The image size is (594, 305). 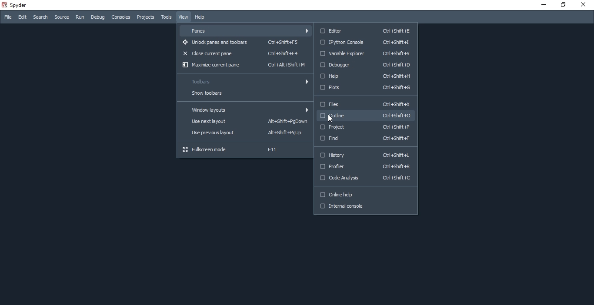 I want to click on Projects, so click(x=146, y=17).